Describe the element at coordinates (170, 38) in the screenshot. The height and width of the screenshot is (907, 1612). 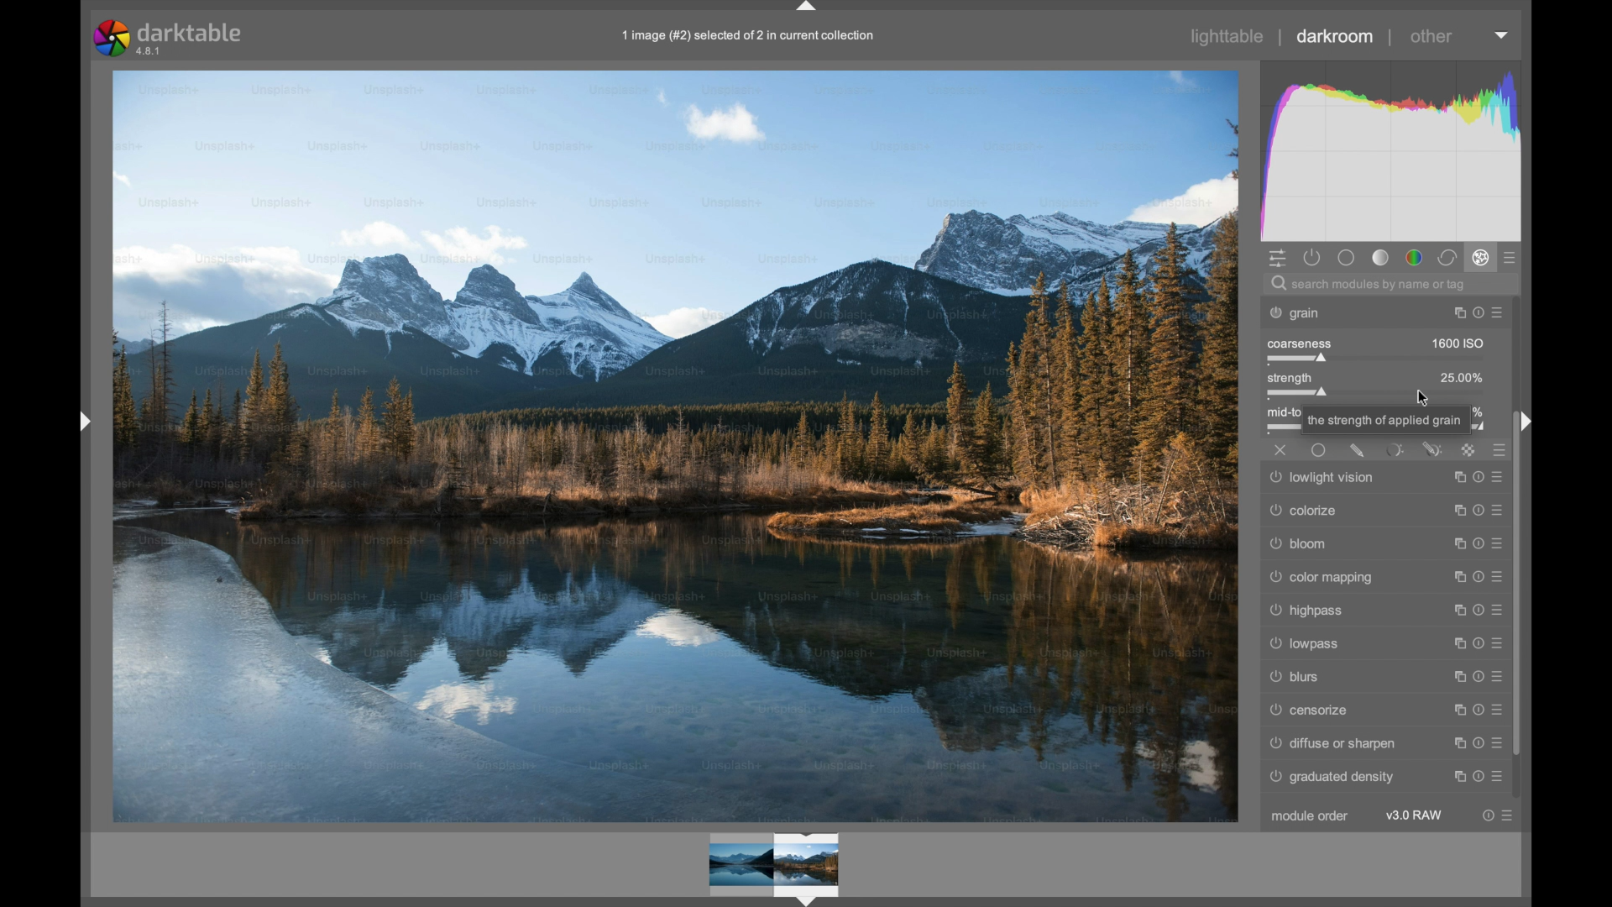
I see `darktable 4.8.1` at that location.